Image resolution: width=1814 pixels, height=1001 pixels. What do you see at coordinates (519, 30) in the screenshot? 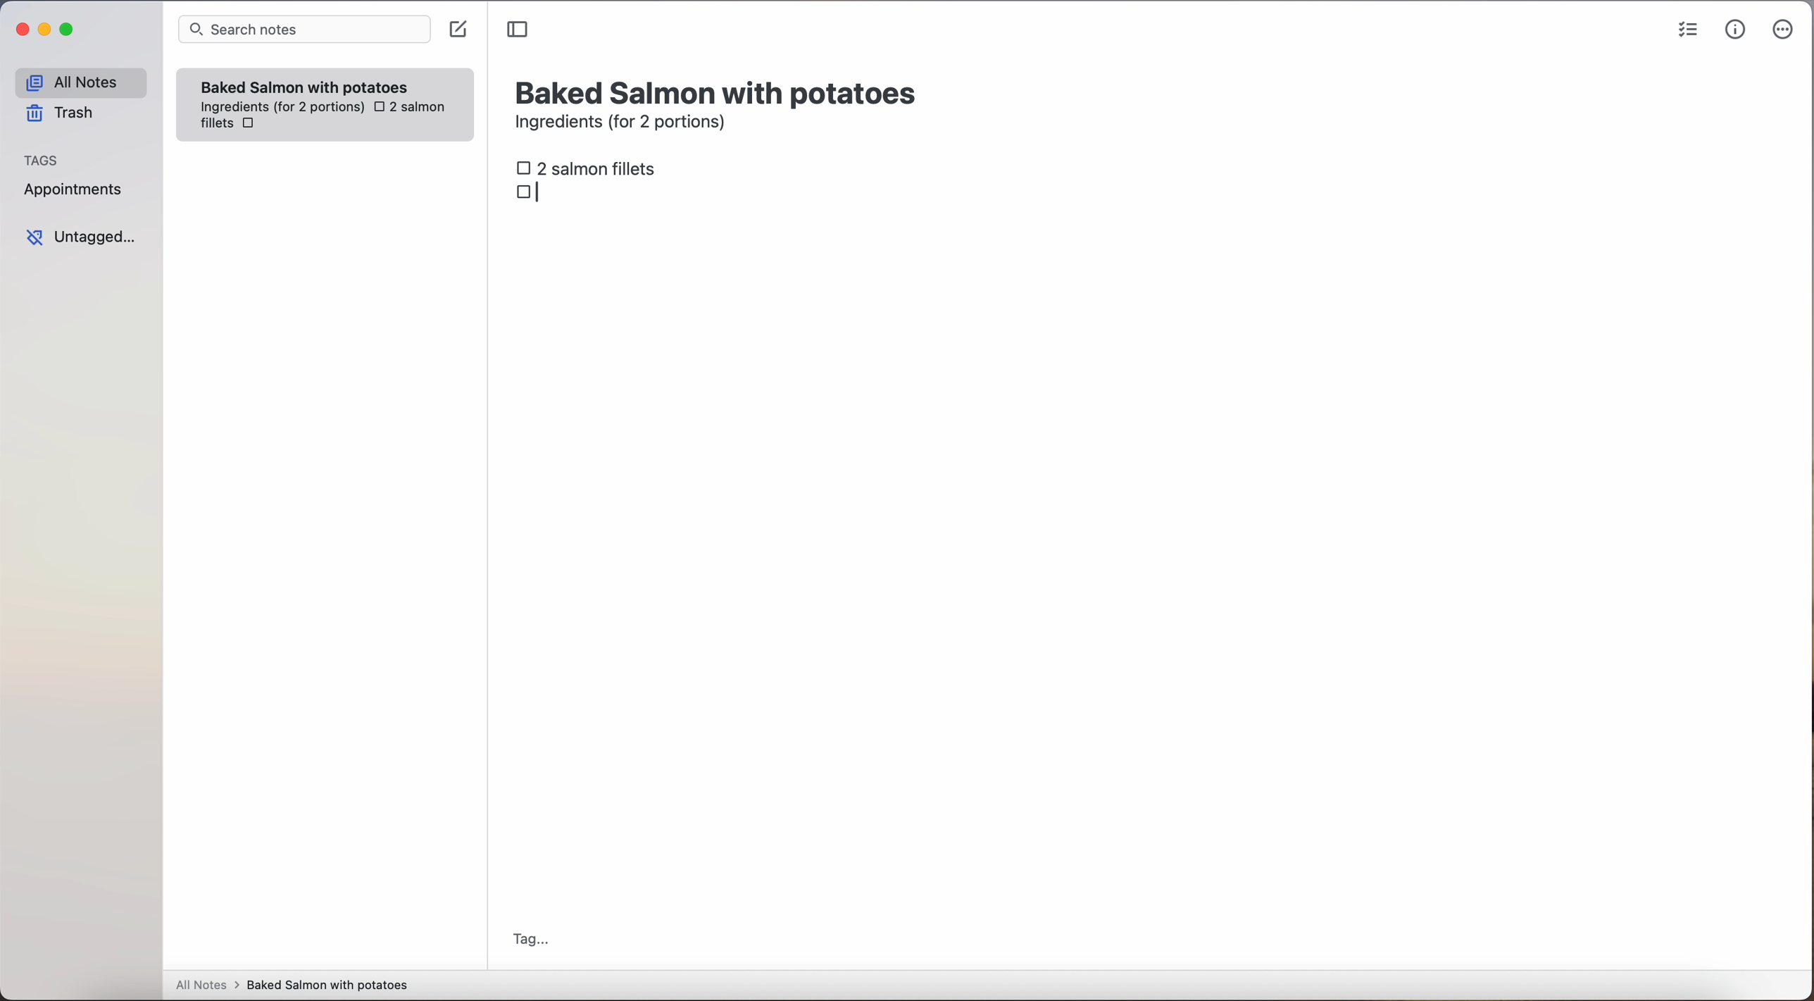
I see `toggle sidebar` at bounding box center [519, 30].